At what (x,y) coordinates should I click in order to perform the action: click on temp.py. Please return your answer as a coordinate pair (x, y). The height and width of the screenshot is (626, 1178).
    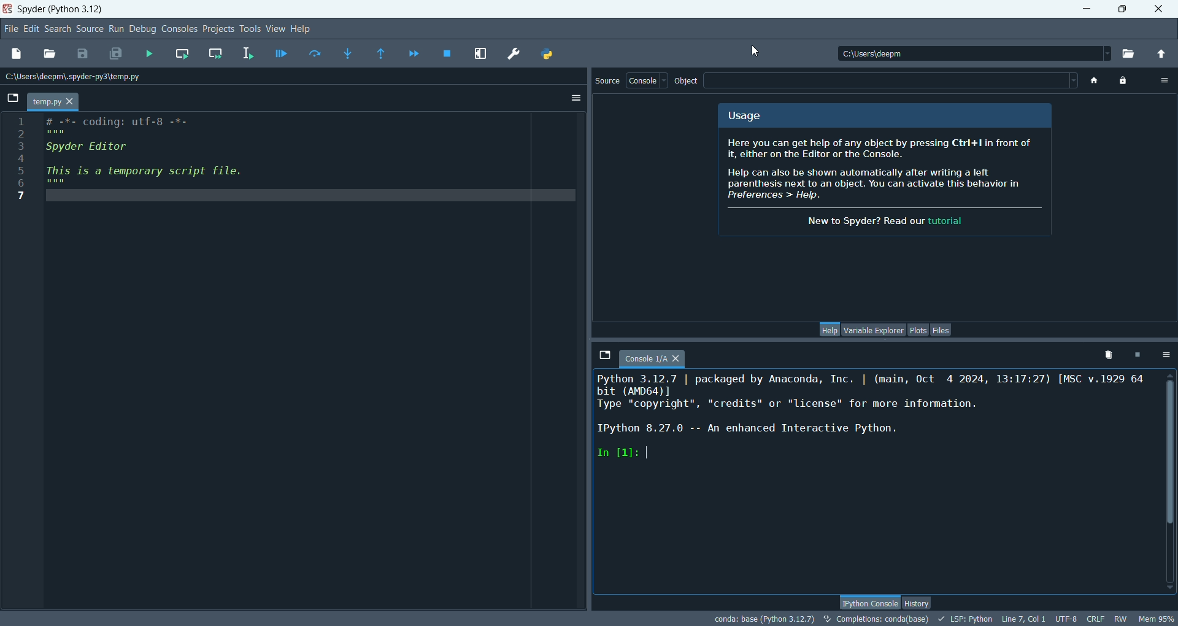
    Looking at the image, I should click on (56, 103).